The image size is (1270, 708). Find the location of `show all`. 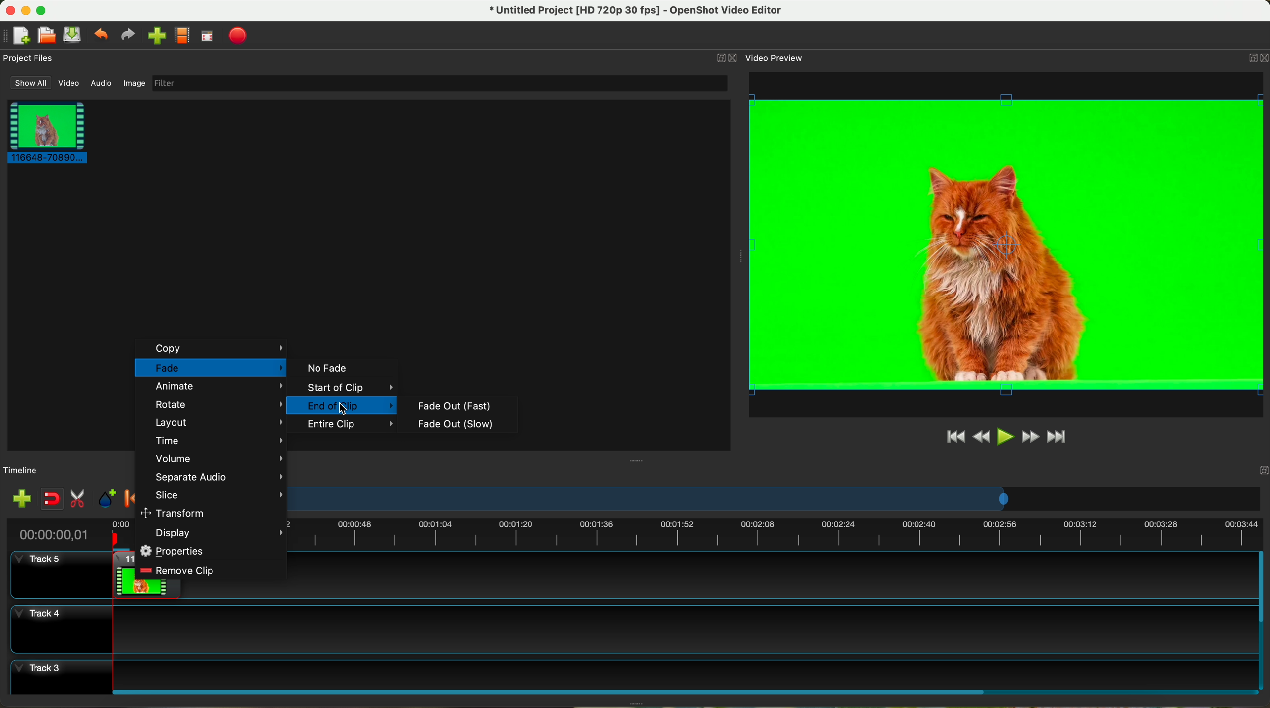

show all is located at coordinates (29, 83).